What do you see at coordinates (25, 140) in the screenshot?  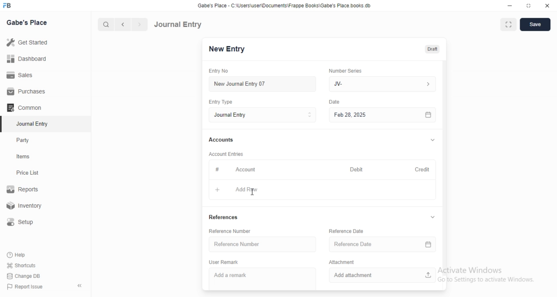 I see `Party` at bounding box center [25, 140].